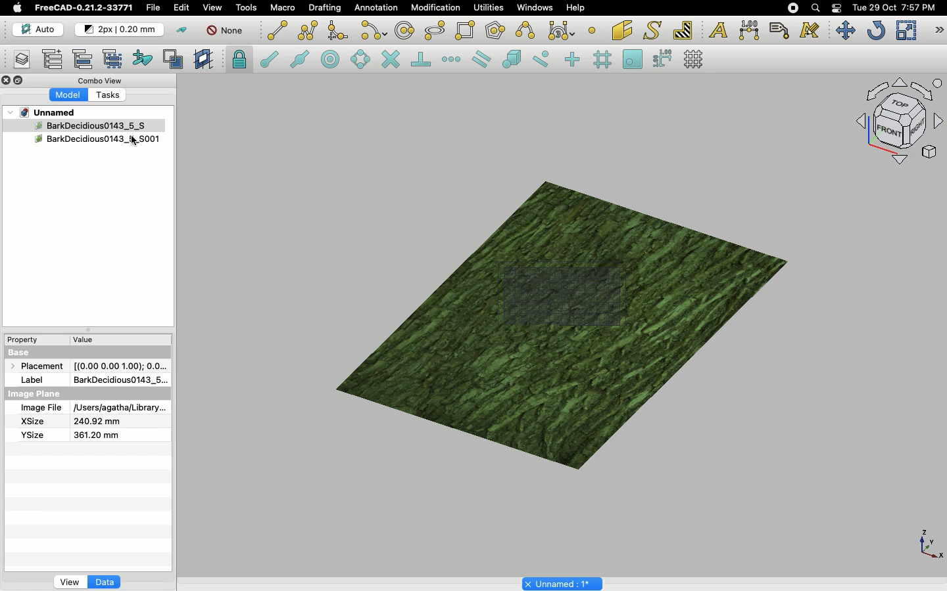 The image size is (947, 591). I want to click on Polyline, so click(308, 30).